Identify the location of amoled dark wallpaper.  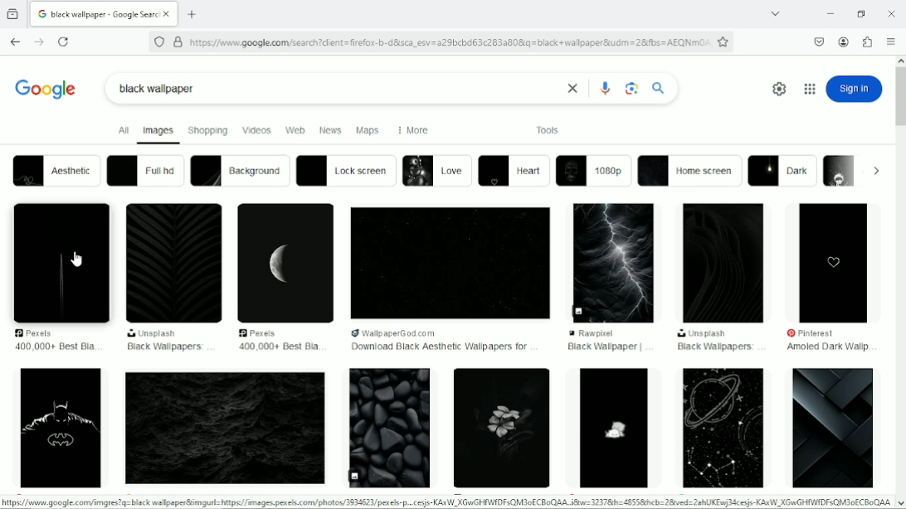
(826, 348).